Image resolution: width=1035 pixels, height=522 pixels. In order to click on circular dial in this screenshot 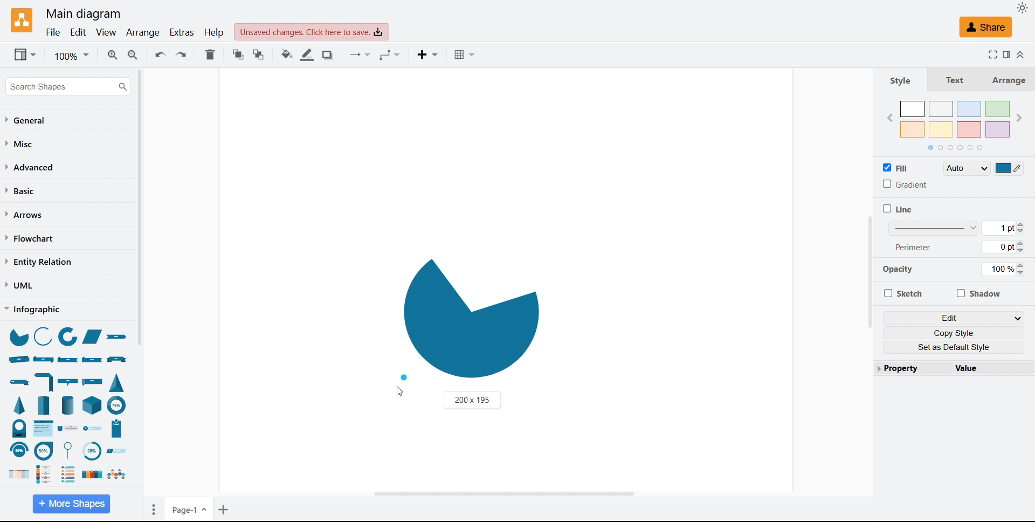, I will do `click(91, 451)`.